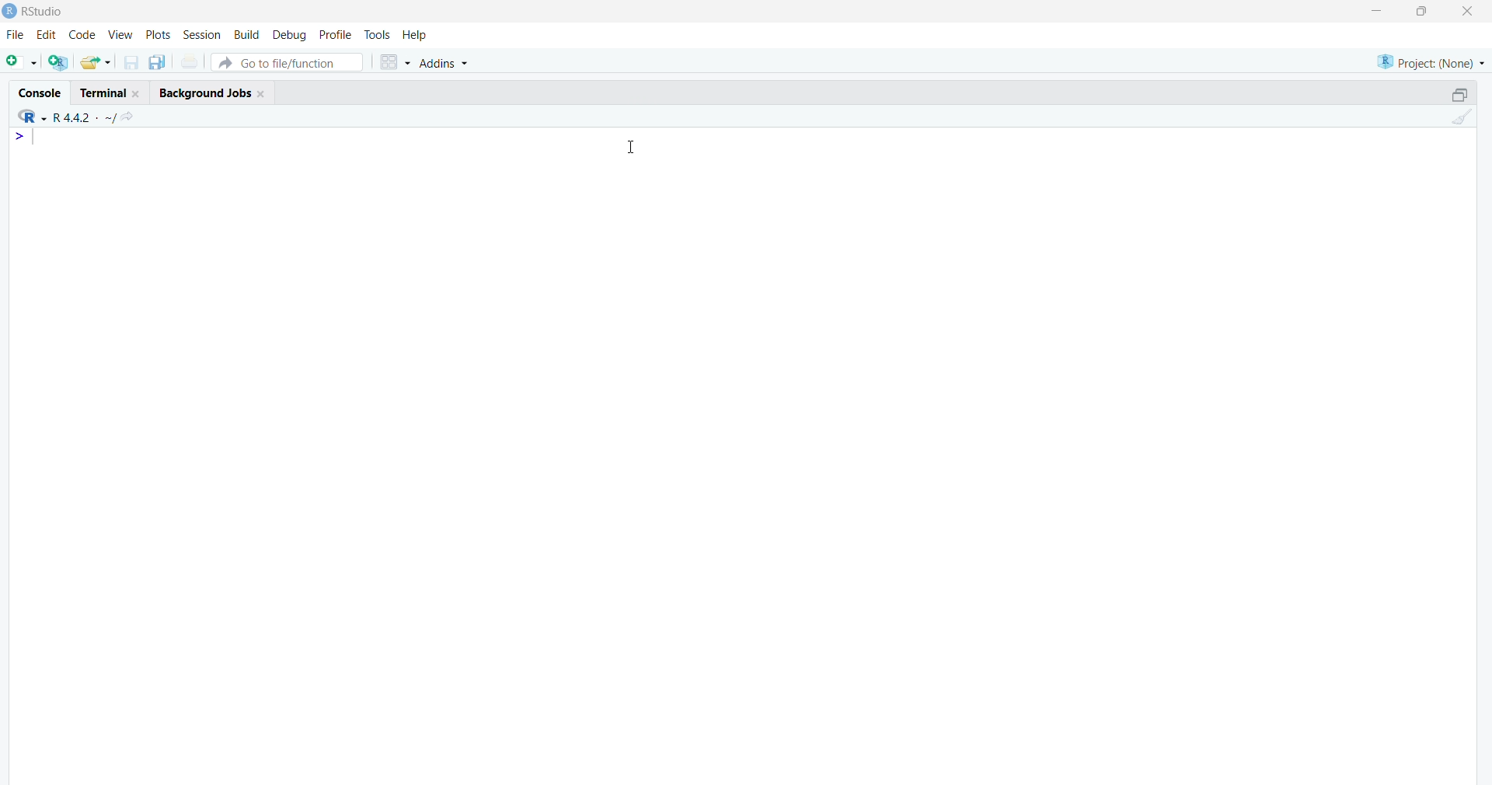  I want to click on View, so click(121, 35).